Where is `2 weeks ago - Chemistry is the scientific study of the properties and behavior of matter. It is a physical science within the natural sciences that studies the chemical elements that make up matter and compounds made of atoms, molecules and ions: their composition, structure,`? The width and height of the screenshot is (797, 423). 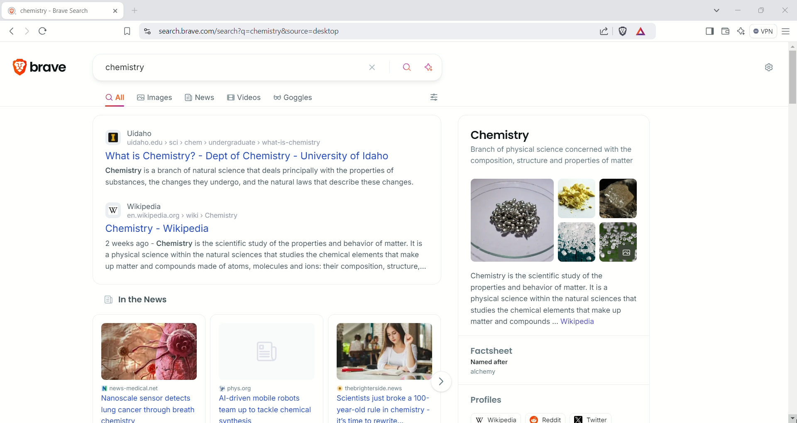
2 weeks ago - Chemistry is the scientific study of the properties and behavior of matter. It is a physical science within the natural sciences that studies the chemical elements that make up matter and compounds made of atoms, molecules and ions: their composition, structure, is located at coordinates (264, 255).